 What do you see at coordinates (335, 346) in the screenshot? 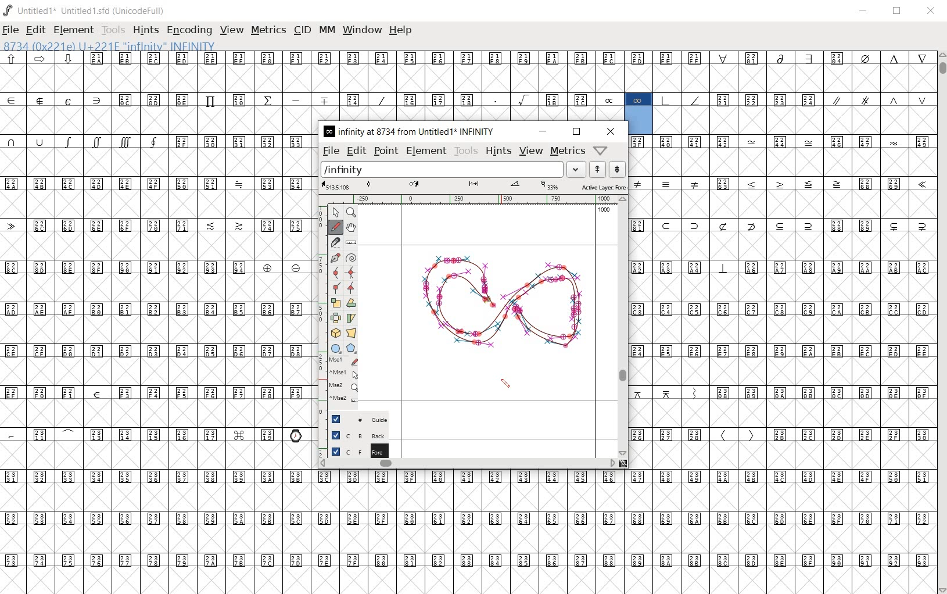
I see `rectangle or ellipse` at bounding box center [335, 346].